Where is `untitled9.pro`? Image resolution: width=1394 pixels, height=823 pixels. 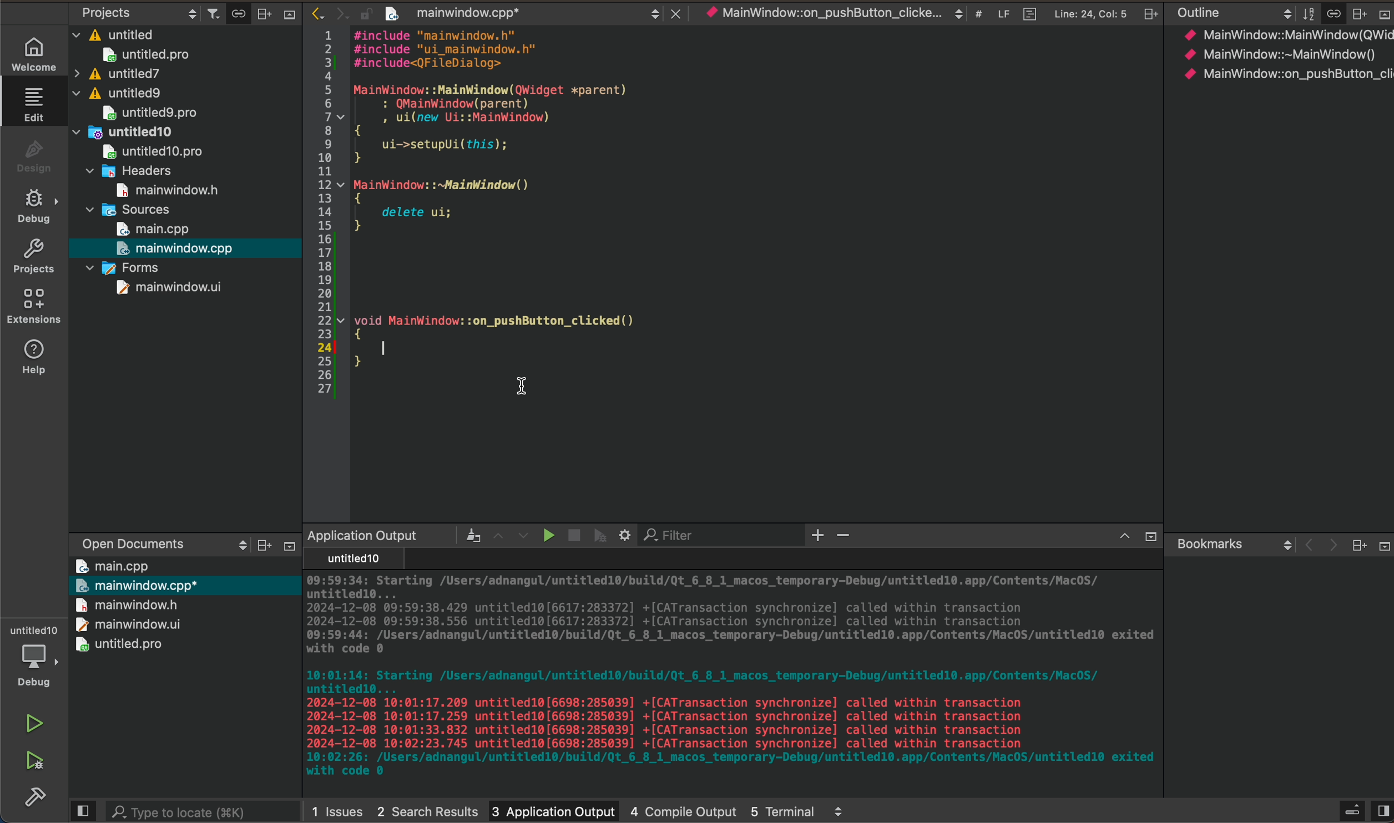 untitled9.pro is located at coordinates (149, 113).